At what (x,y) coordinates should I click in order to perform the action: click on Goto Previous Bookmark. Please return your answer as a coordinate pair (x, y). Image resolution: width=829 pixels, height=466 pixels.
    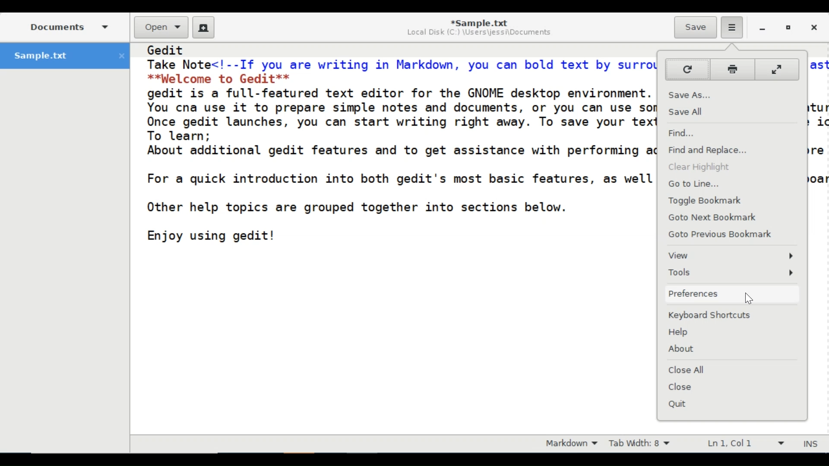
    Looking at the image, I should click on (721, 234).